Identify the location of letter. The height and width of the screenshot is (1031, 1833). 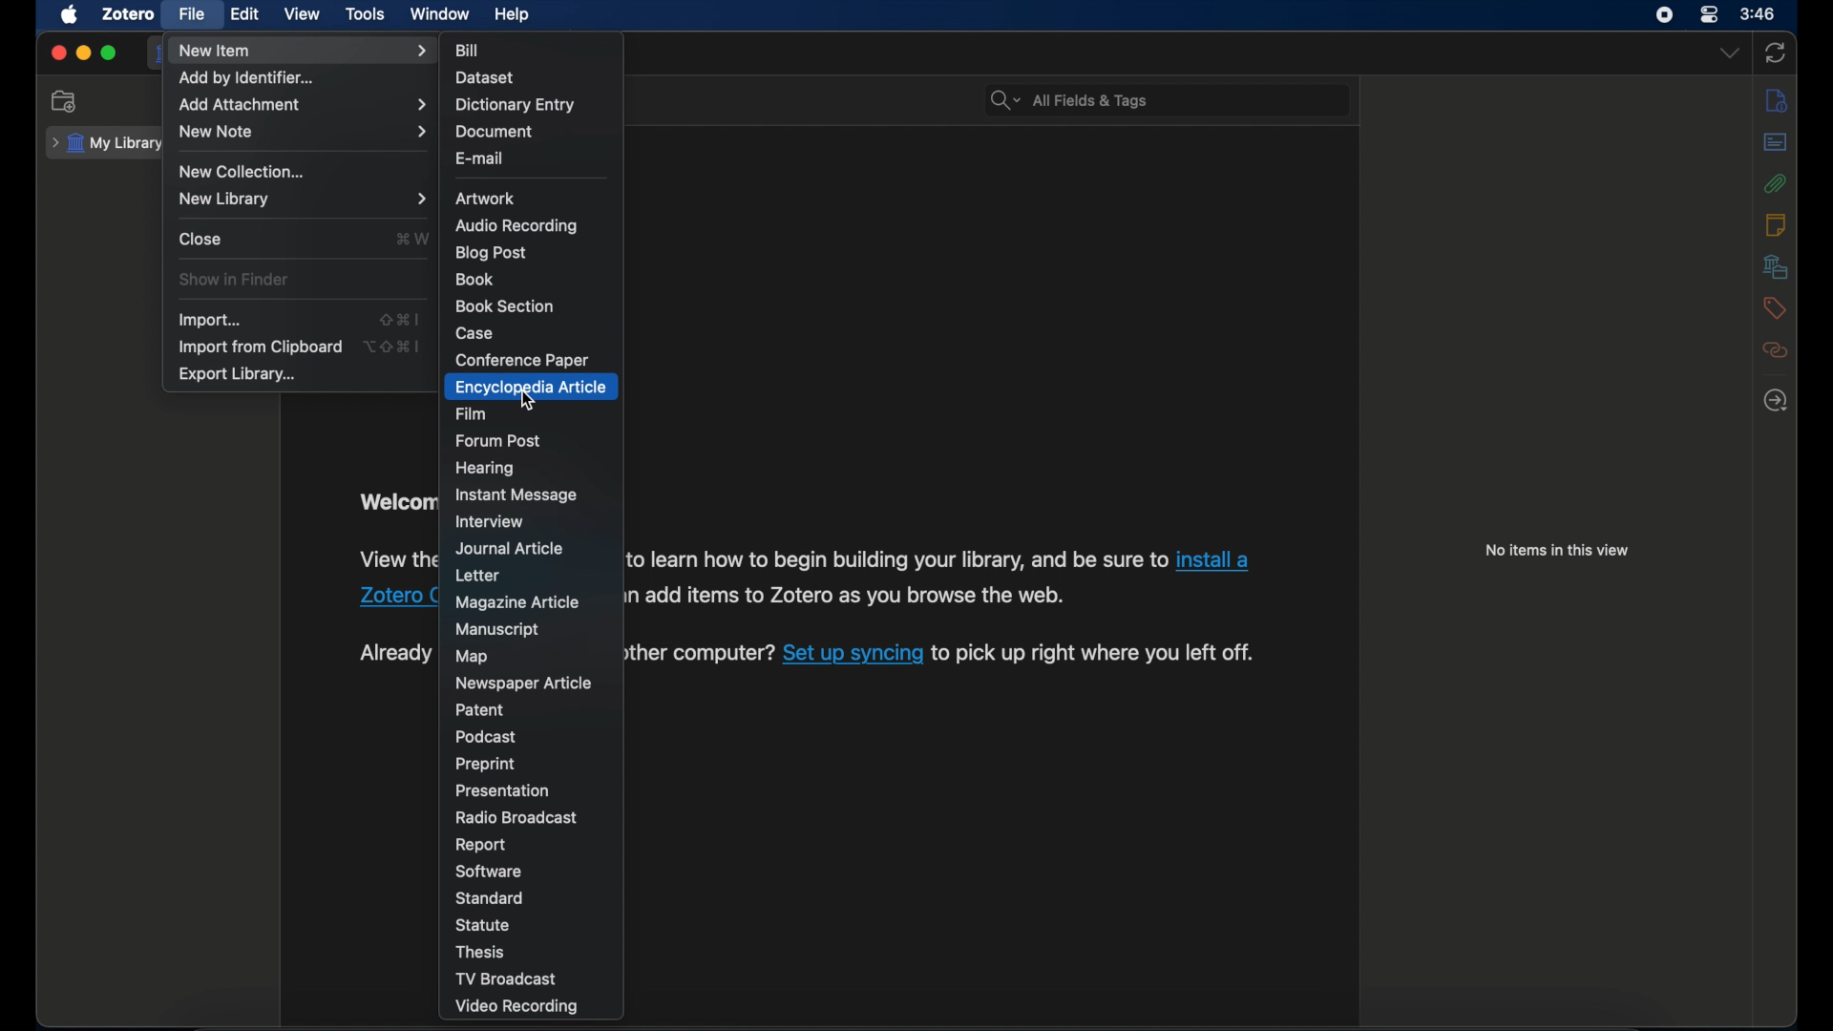
(480, 575).